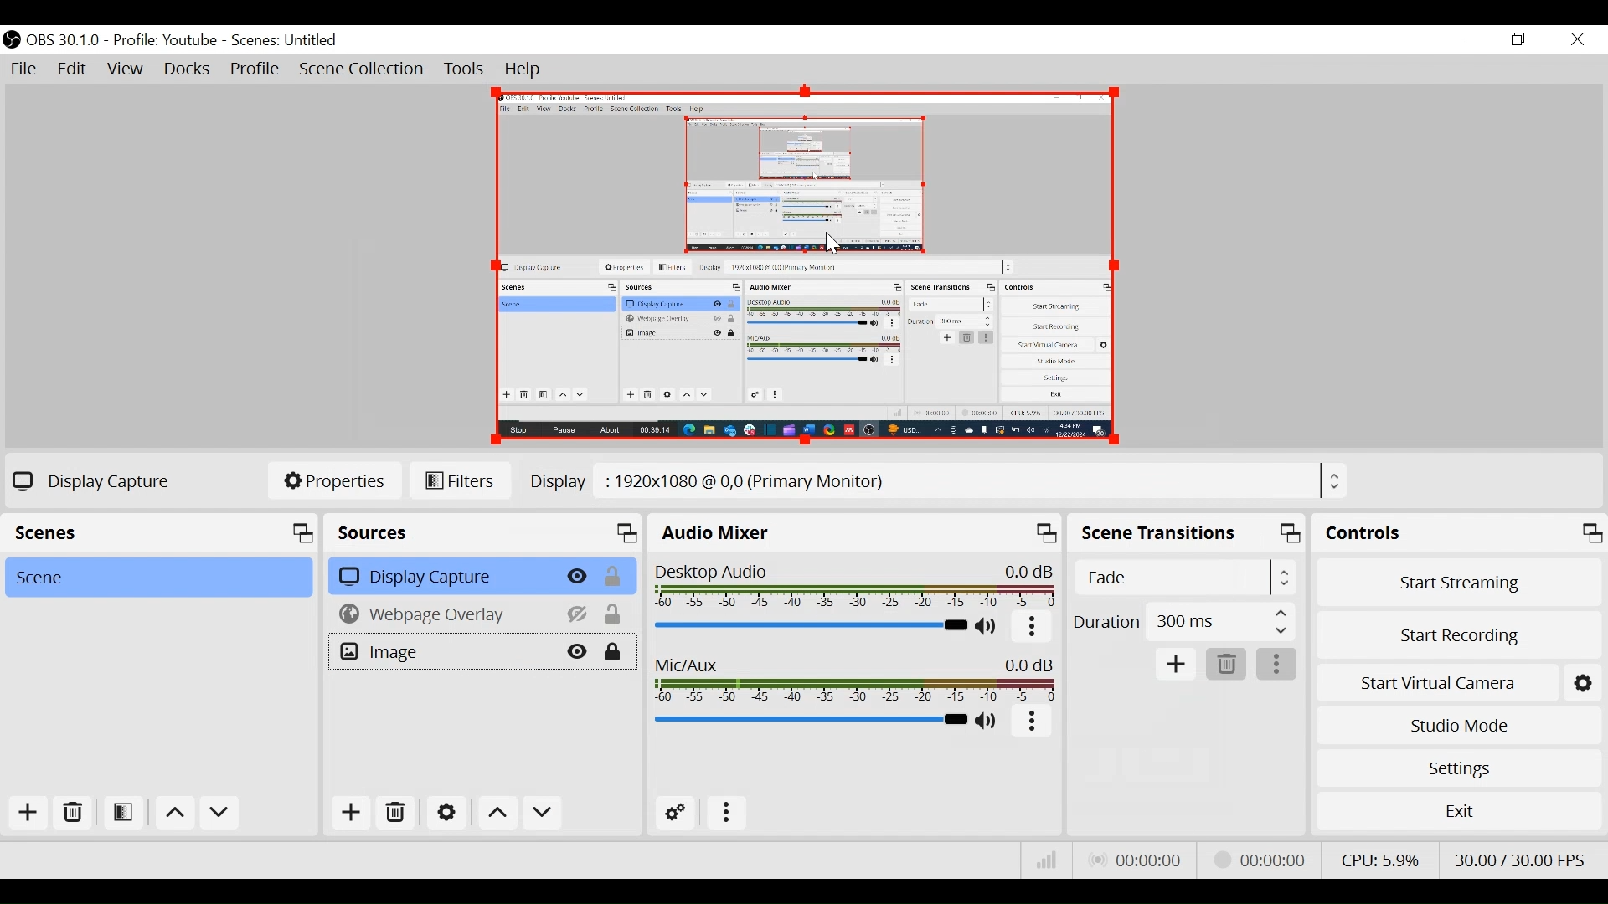 Image resolution: width=1608 pixels, height=904 pixels. I want to click on Add, so click(29, 814).